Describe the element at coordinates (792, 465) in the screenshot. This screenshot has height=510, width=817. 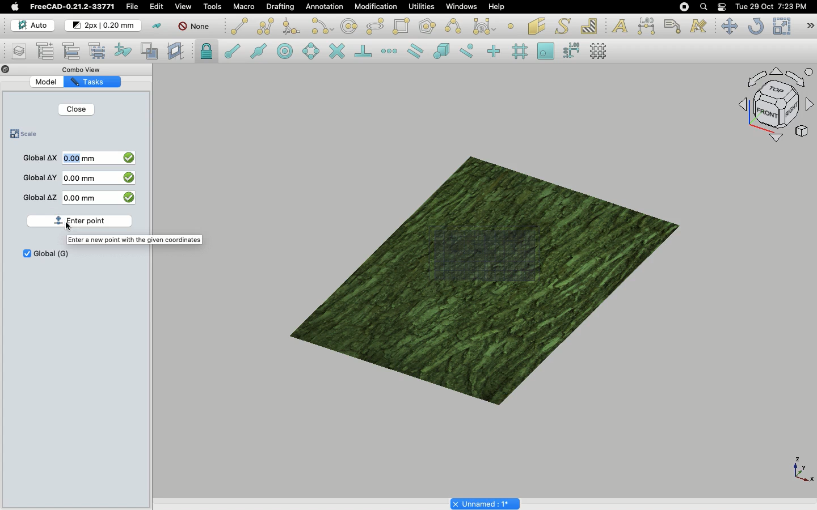
I see `visual` at that location.